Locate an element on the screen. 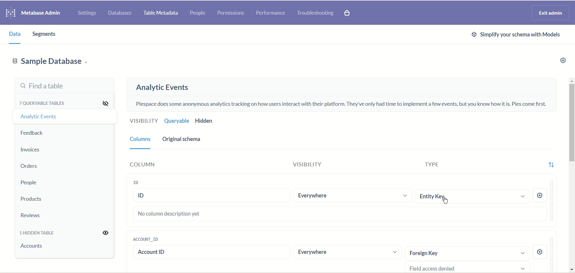 Image resolution: width=575 pixels, height=273 pixels. Account ID is located at coordinates (208, 253).